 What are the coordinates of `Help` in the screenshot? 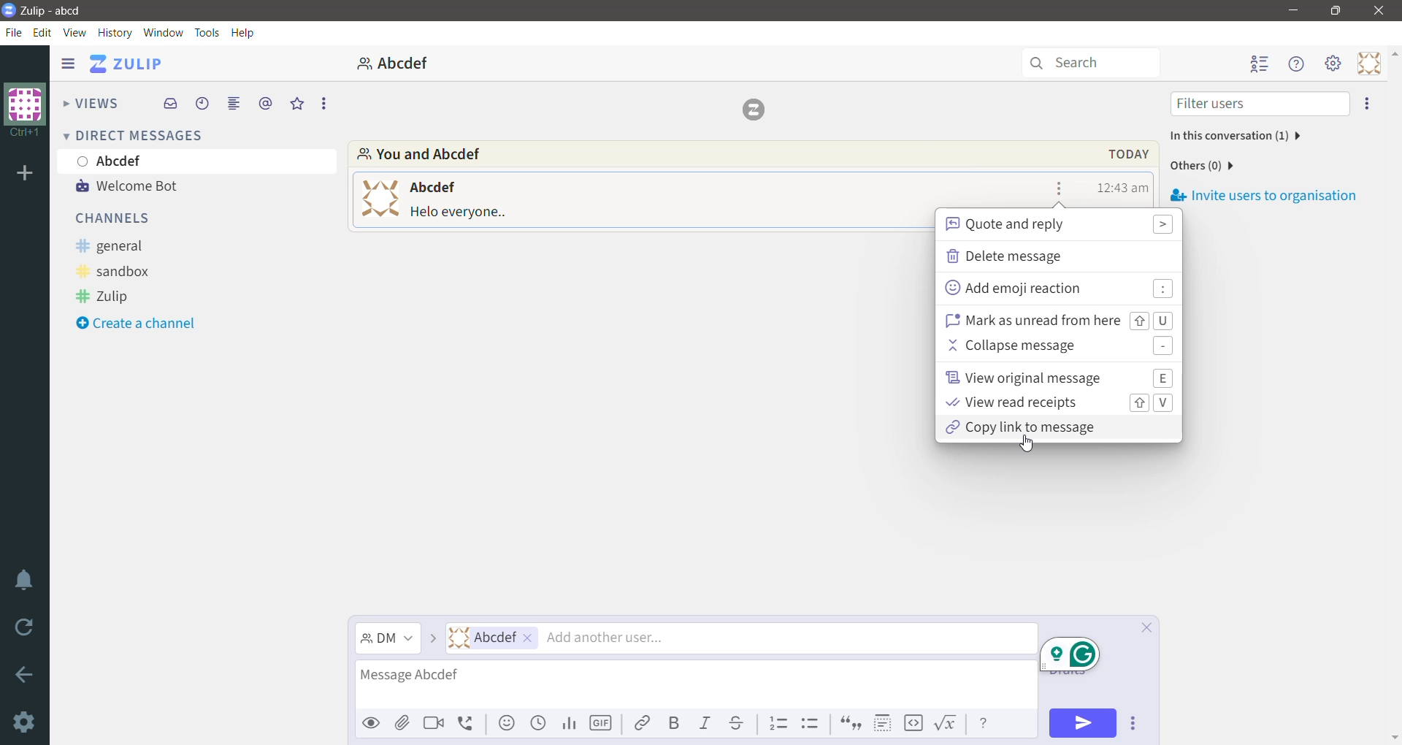 It's located at (246, 32).